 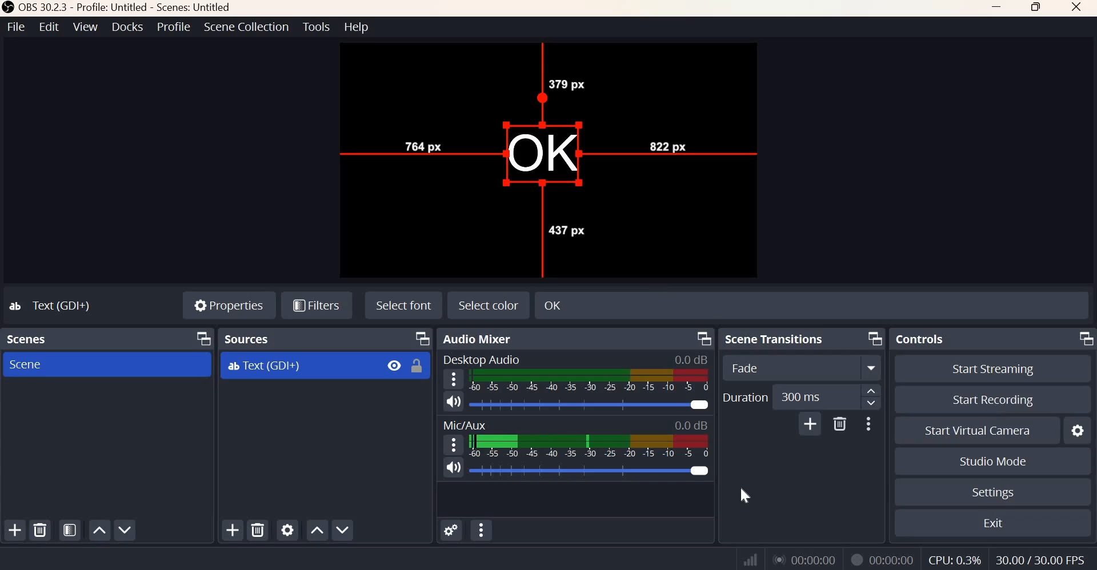 What do you see at coordinates (453, 467) in the screenshot?
I see `Speaker Icon` at bounding box center [453, 467].